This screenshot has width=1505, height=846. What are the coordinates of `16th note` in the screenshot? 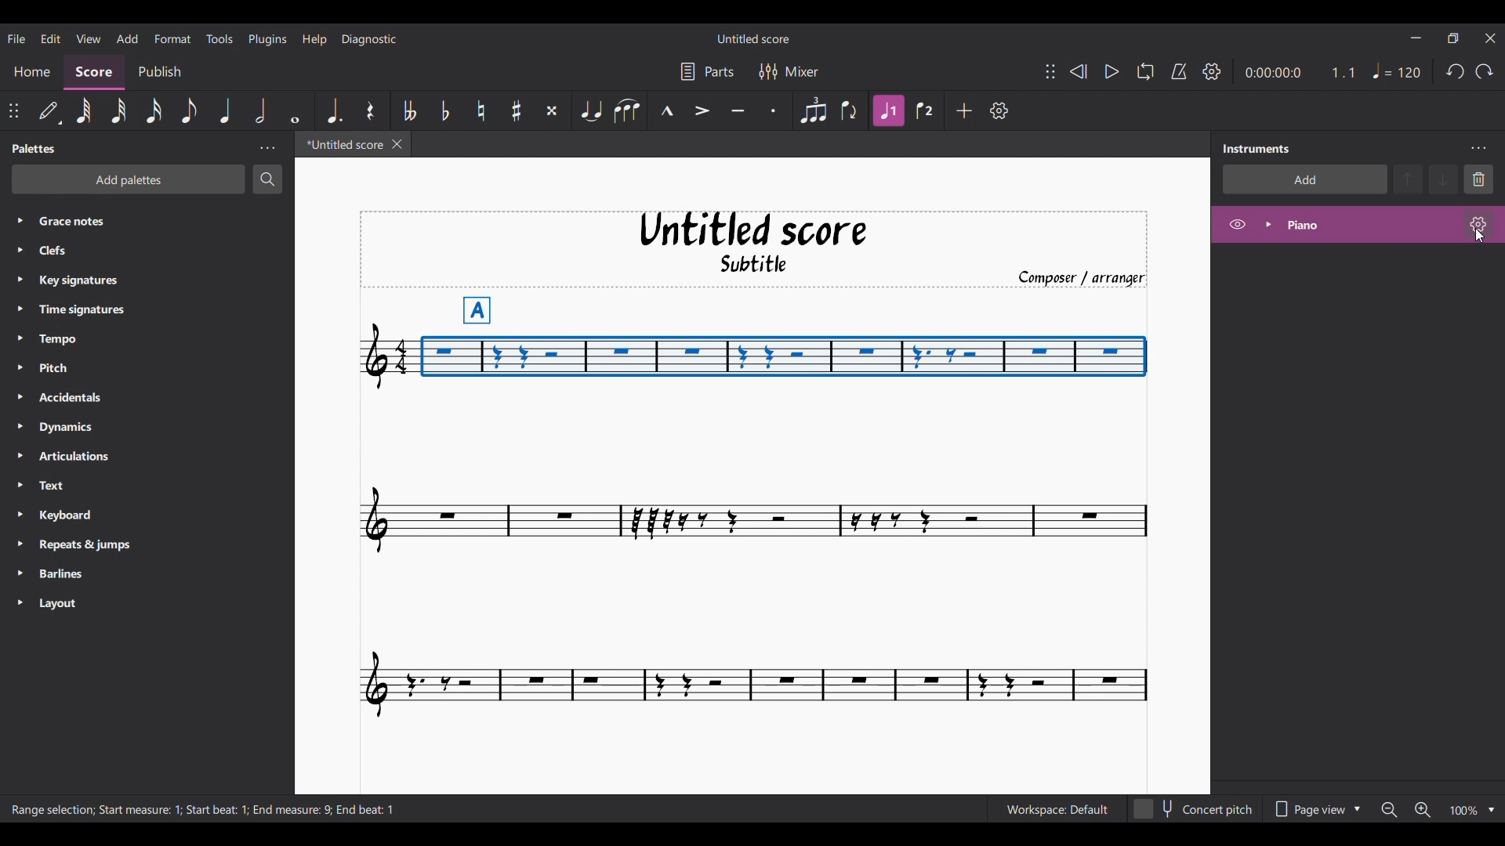 It's located at (154, 110).